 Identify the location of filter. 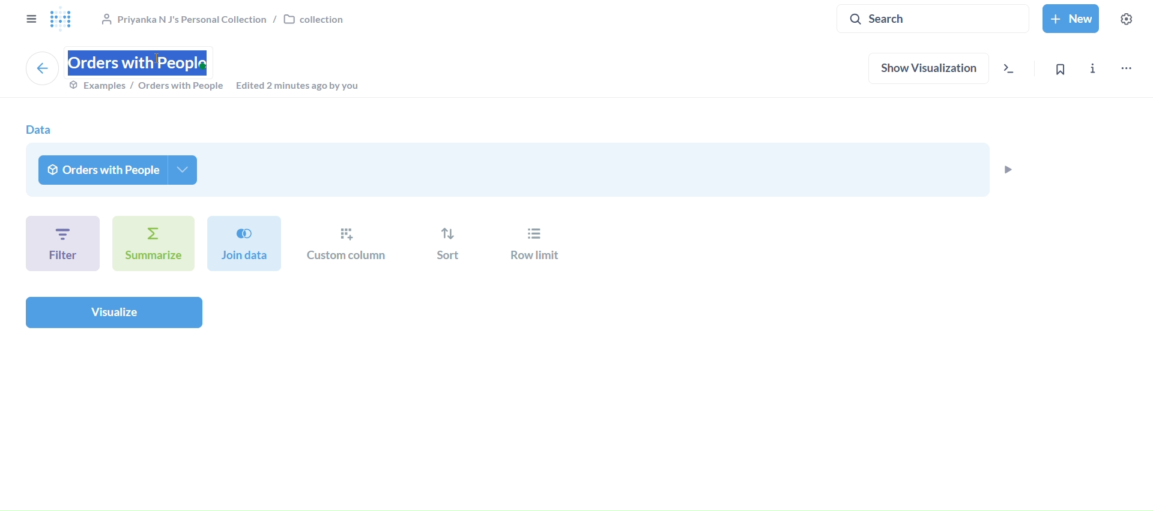
(62, 242).